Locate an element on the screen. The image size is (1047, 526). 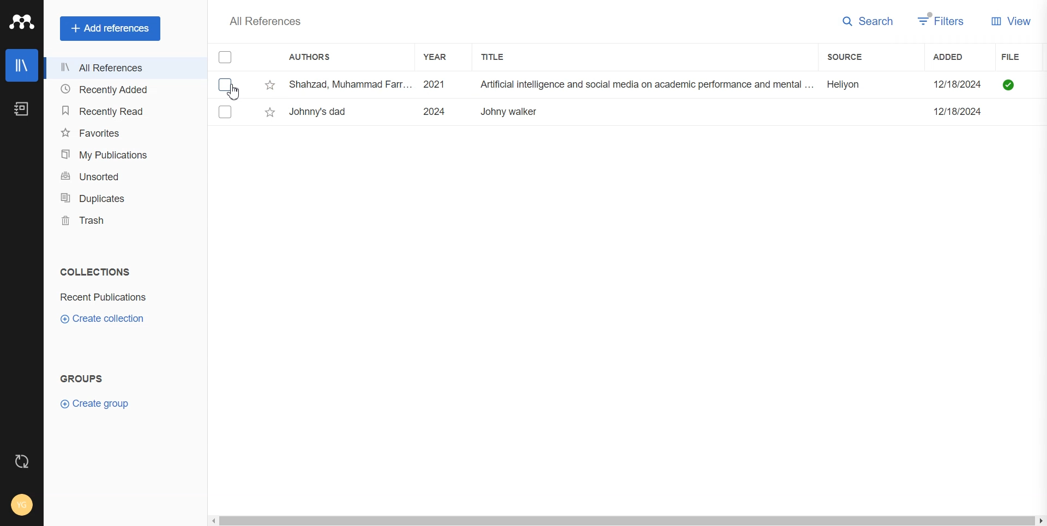
Search is located at coordinates (868, 22).